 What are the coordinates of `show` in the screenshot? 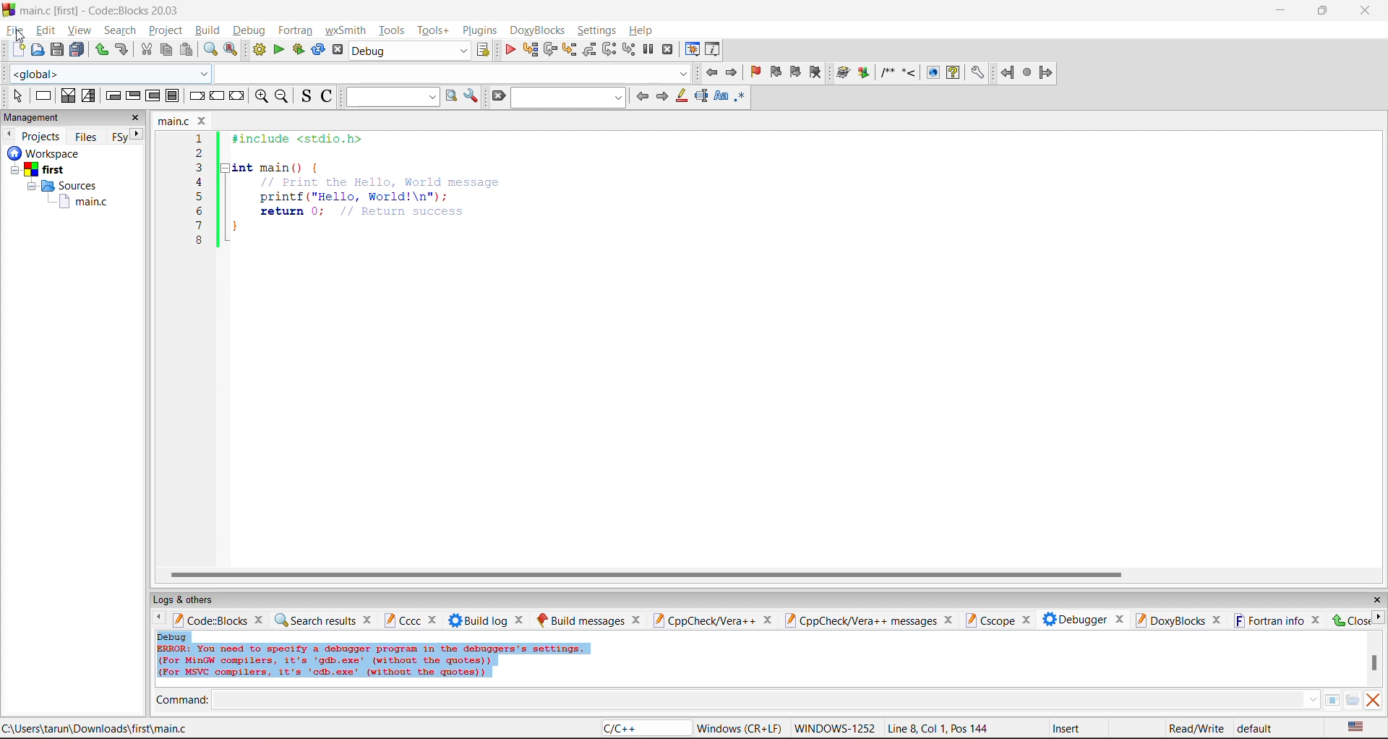 It's located at (931, 72).